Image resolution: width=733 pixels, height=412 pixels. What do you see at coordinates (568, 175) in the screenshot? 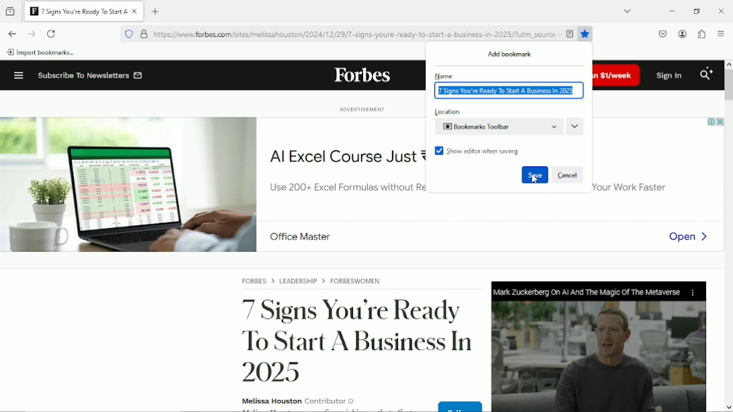
I see `cancel` at bounding box center [568, 175].